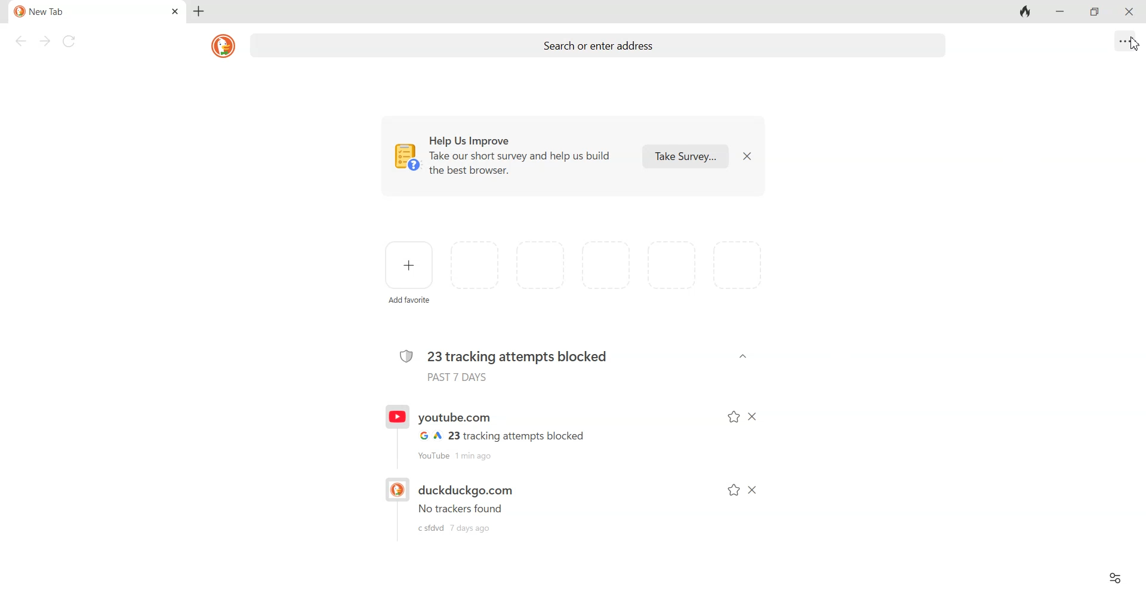  What do you see at coordinates (224, 45) in the screenshot?
I see `DuckDuckGo logo` at bounding box center [224, 45].